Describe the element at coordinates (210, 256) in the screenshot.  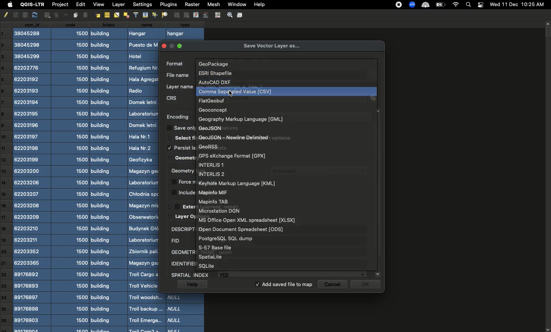
I see `Spatialite` at that location.